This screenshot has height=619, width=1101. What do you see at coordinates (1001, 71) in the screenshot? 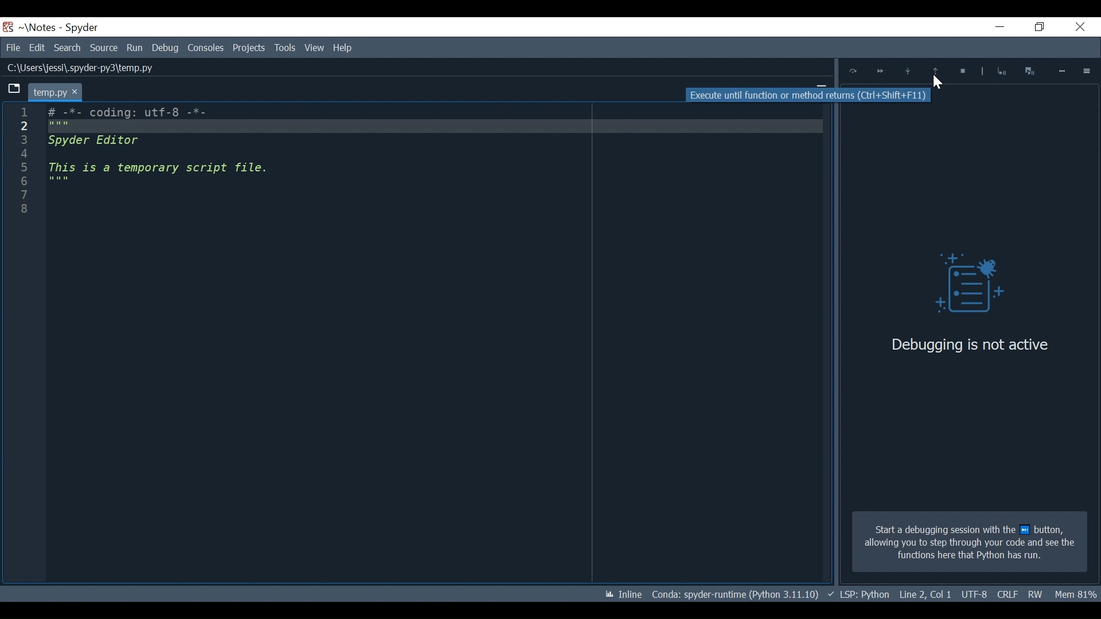
I see `Stop Debugging` at bounding box center [1001, 71].